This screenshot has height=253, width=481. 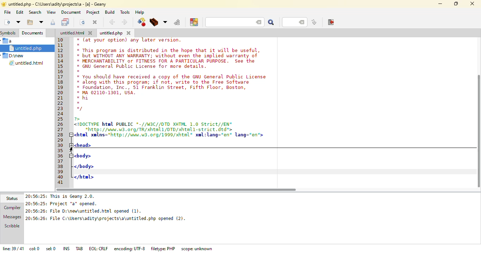 I want to click on untitled.html, so click(x=27, y=63).